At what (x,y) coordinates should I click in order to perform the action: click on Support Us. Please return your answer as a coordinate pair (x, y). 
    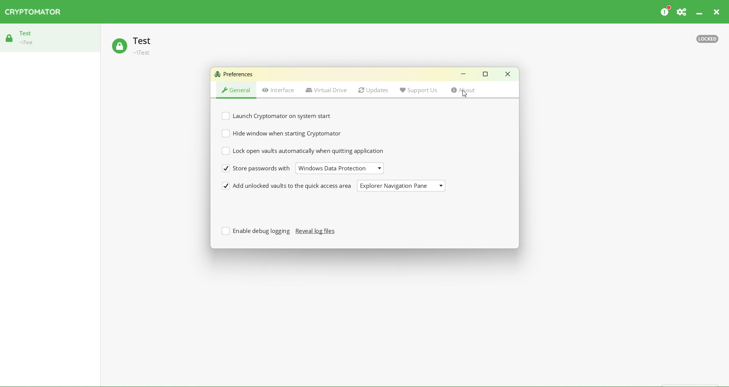
    Looking at the image, I should click on (420, 91).